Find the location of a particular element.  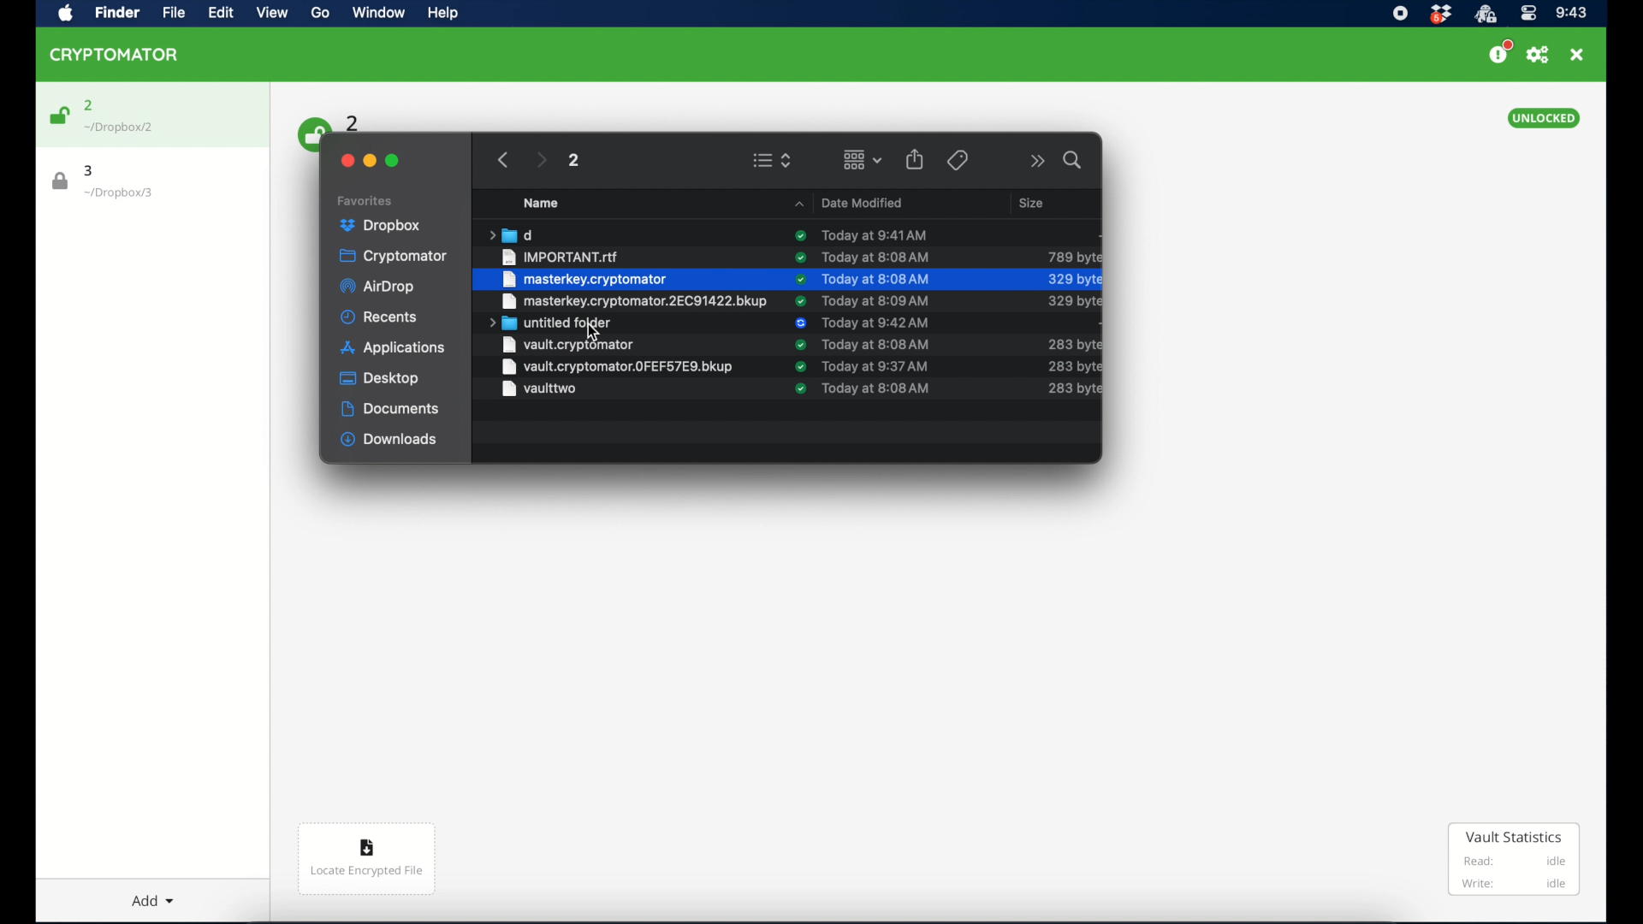

sync is located at coordinates (798, 367).